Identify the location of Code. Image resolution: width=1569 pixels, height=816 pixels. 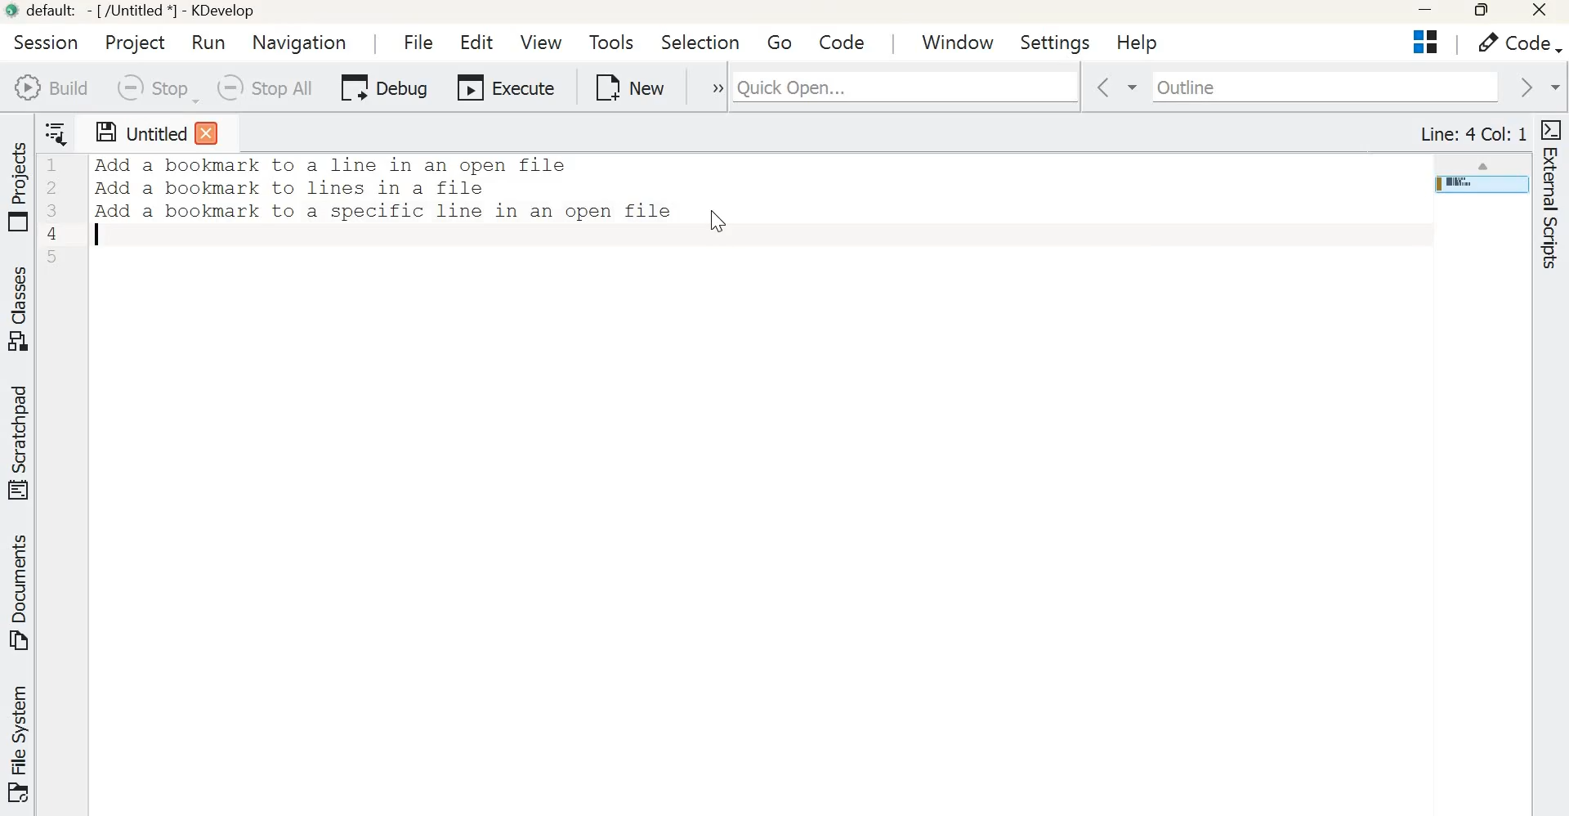
(1518, 43).